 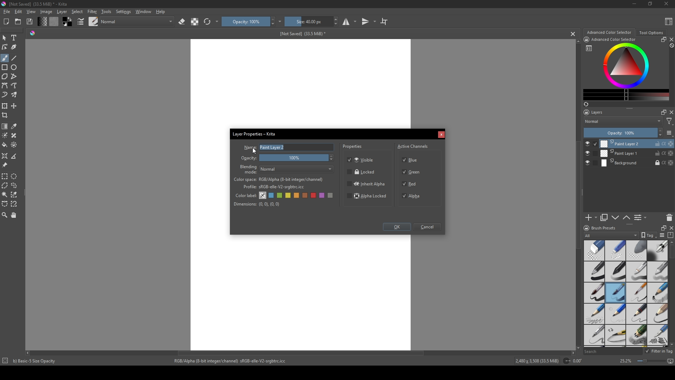 I want to click on soft eraser, so click(x=637, y=250).